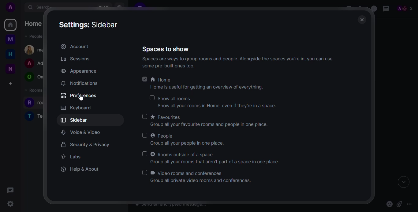  I want to click on Home, so click(161, 80).